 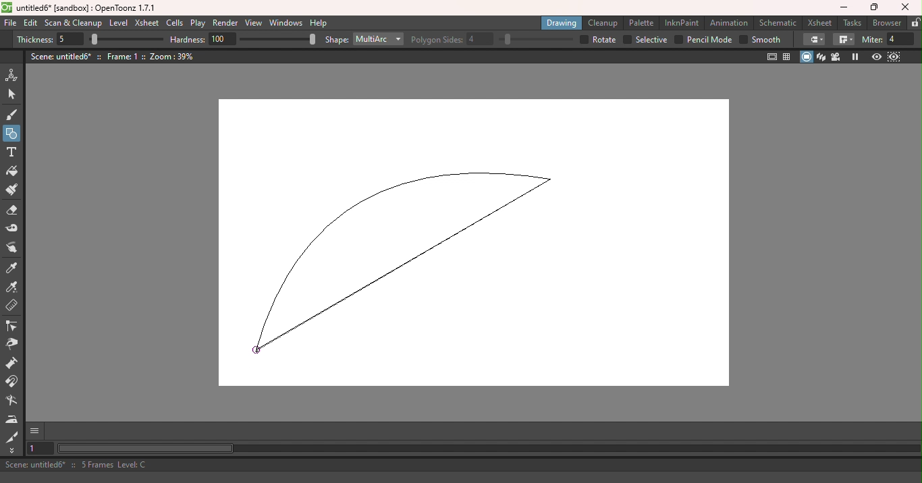 I want to click on Scene: untitled6* :: Frame: 1 :: Zoom: 39%, so click(x=113, y=56).